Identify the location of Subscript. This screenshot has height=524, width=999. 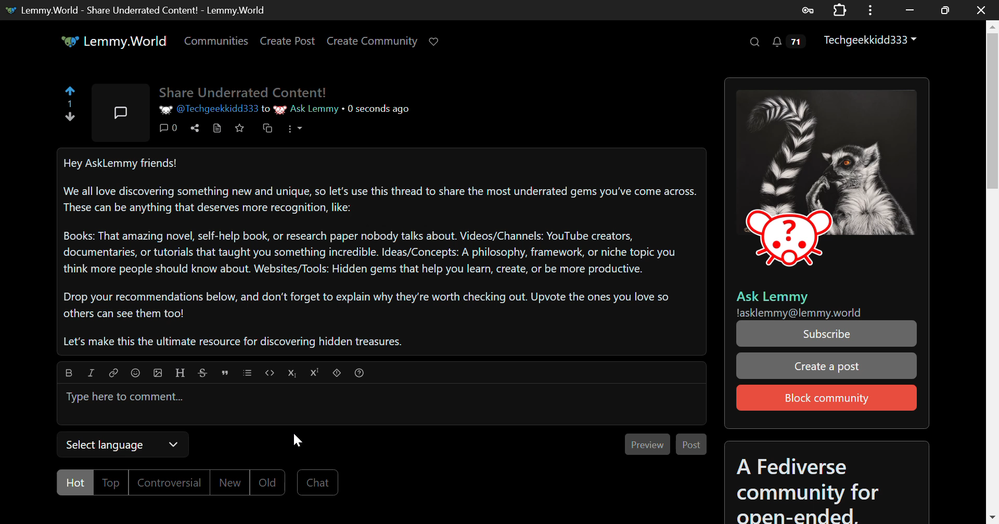
(293, 374).